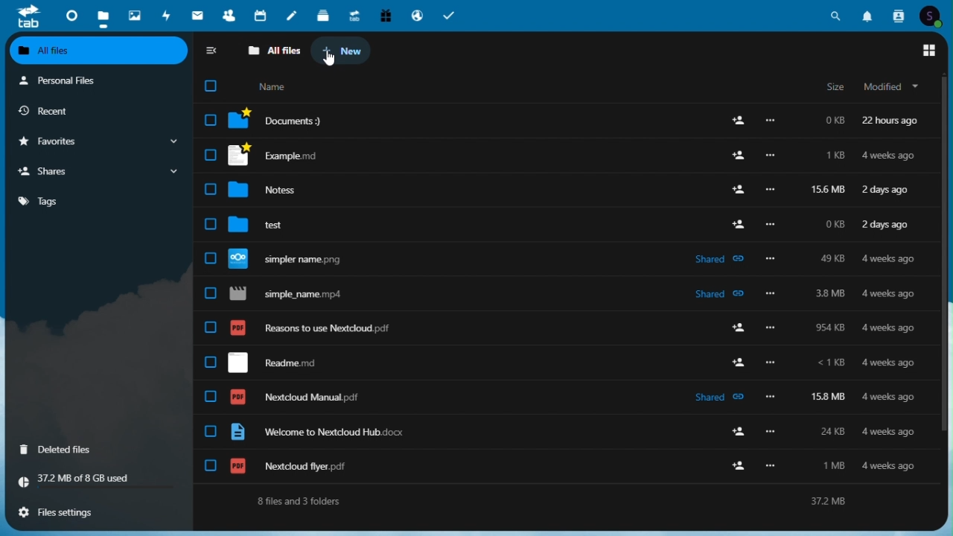 This screenshot has width=953, height=536. Describe the element at coordinates (890, 399) in the screenshot. I see `4 weeks ago` at that location.